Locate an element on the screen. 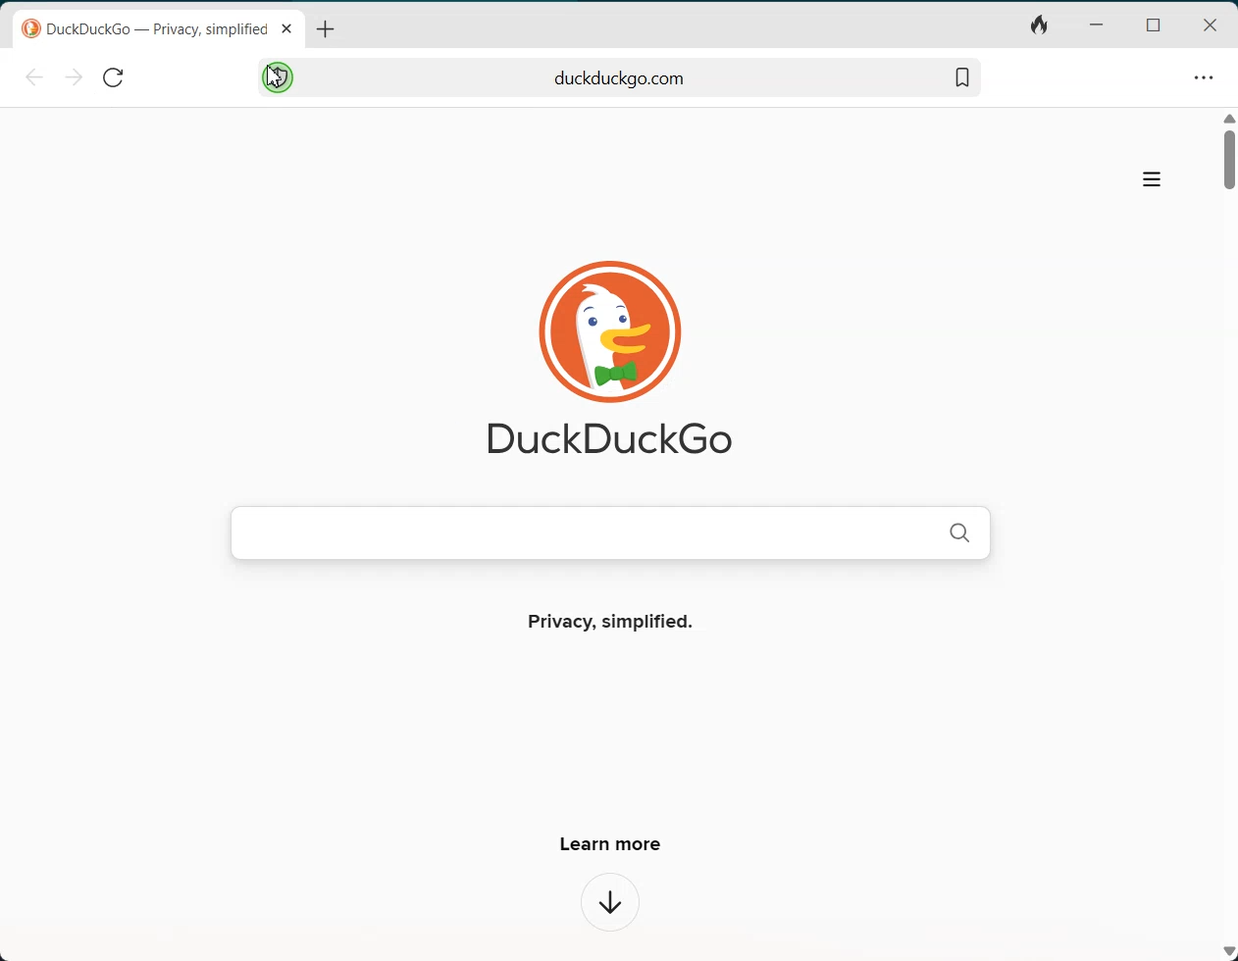 The height and width of the screenshot is (961, 1238). Close is located at coordinates (1211, 25).